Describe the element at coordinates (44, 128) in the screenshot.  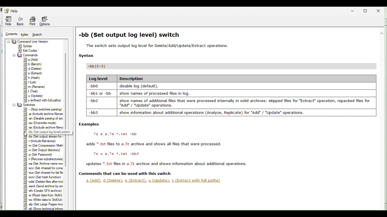
I see `&] ax (Exclude archive filen:` at that location.